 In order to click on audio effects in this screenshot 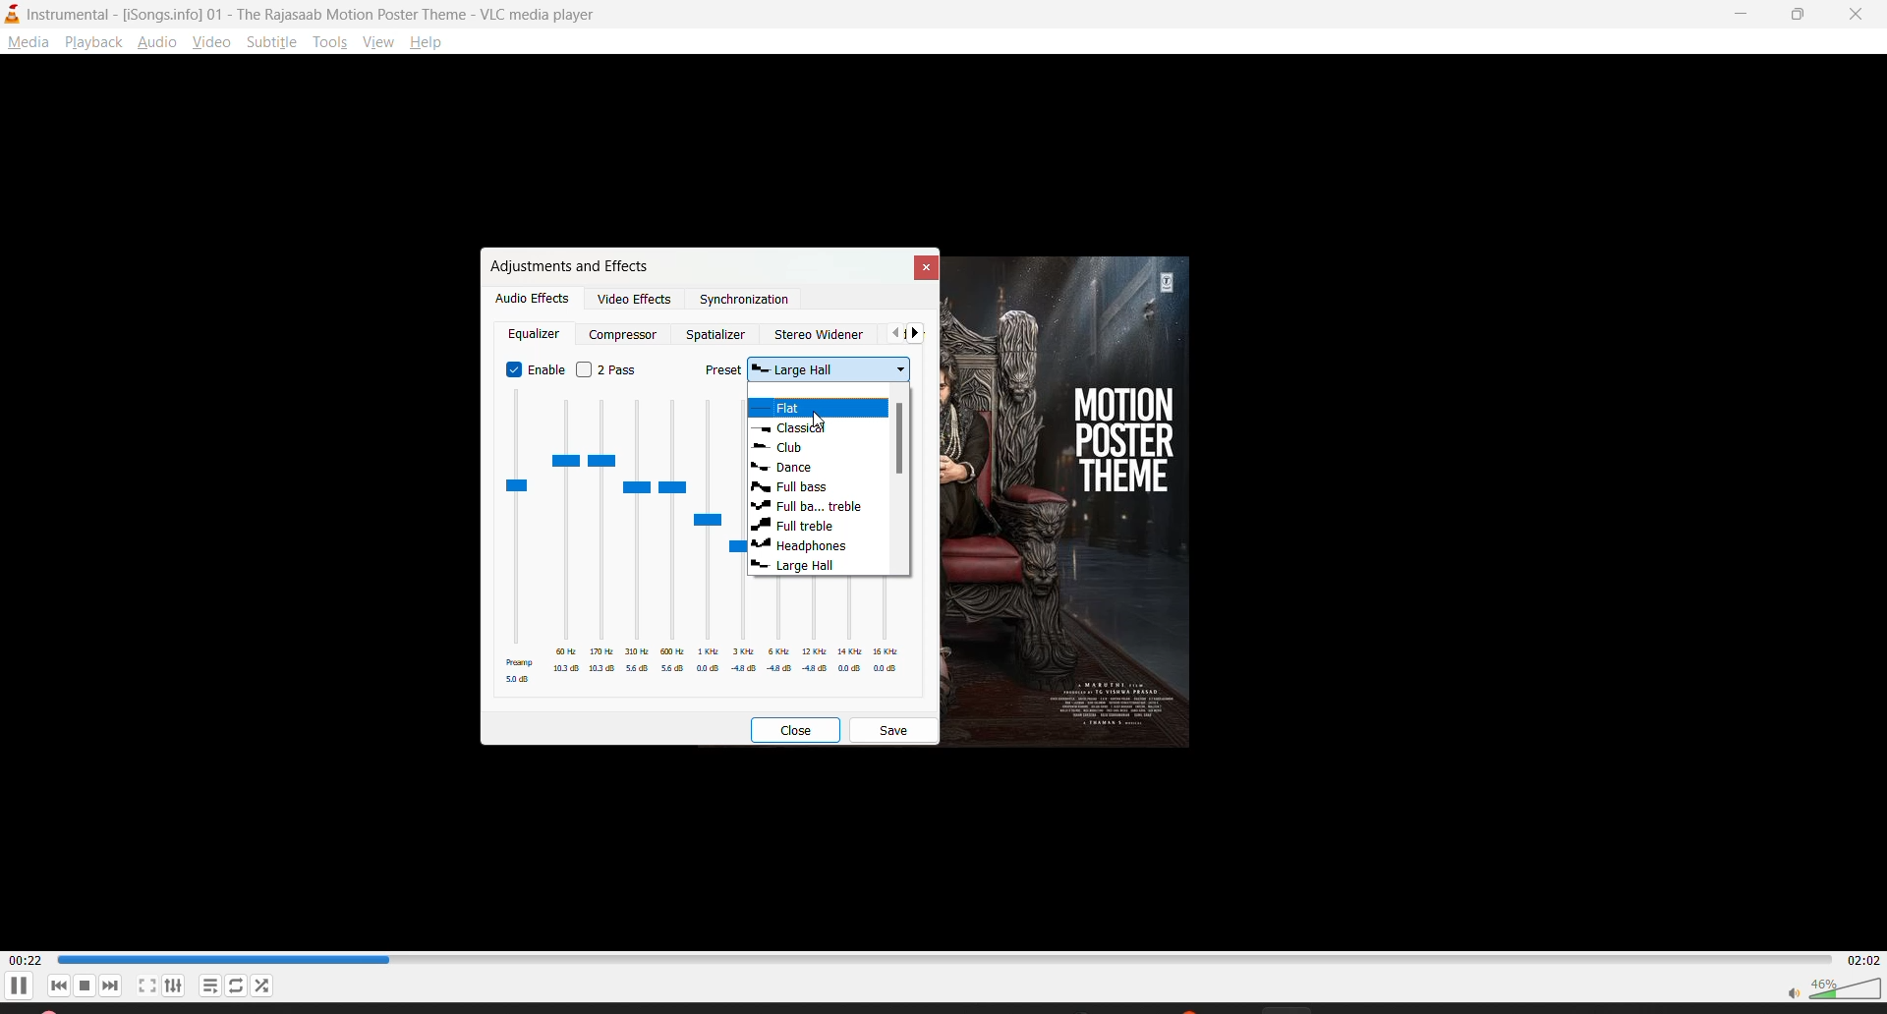, I will do `click(533, 299)`.